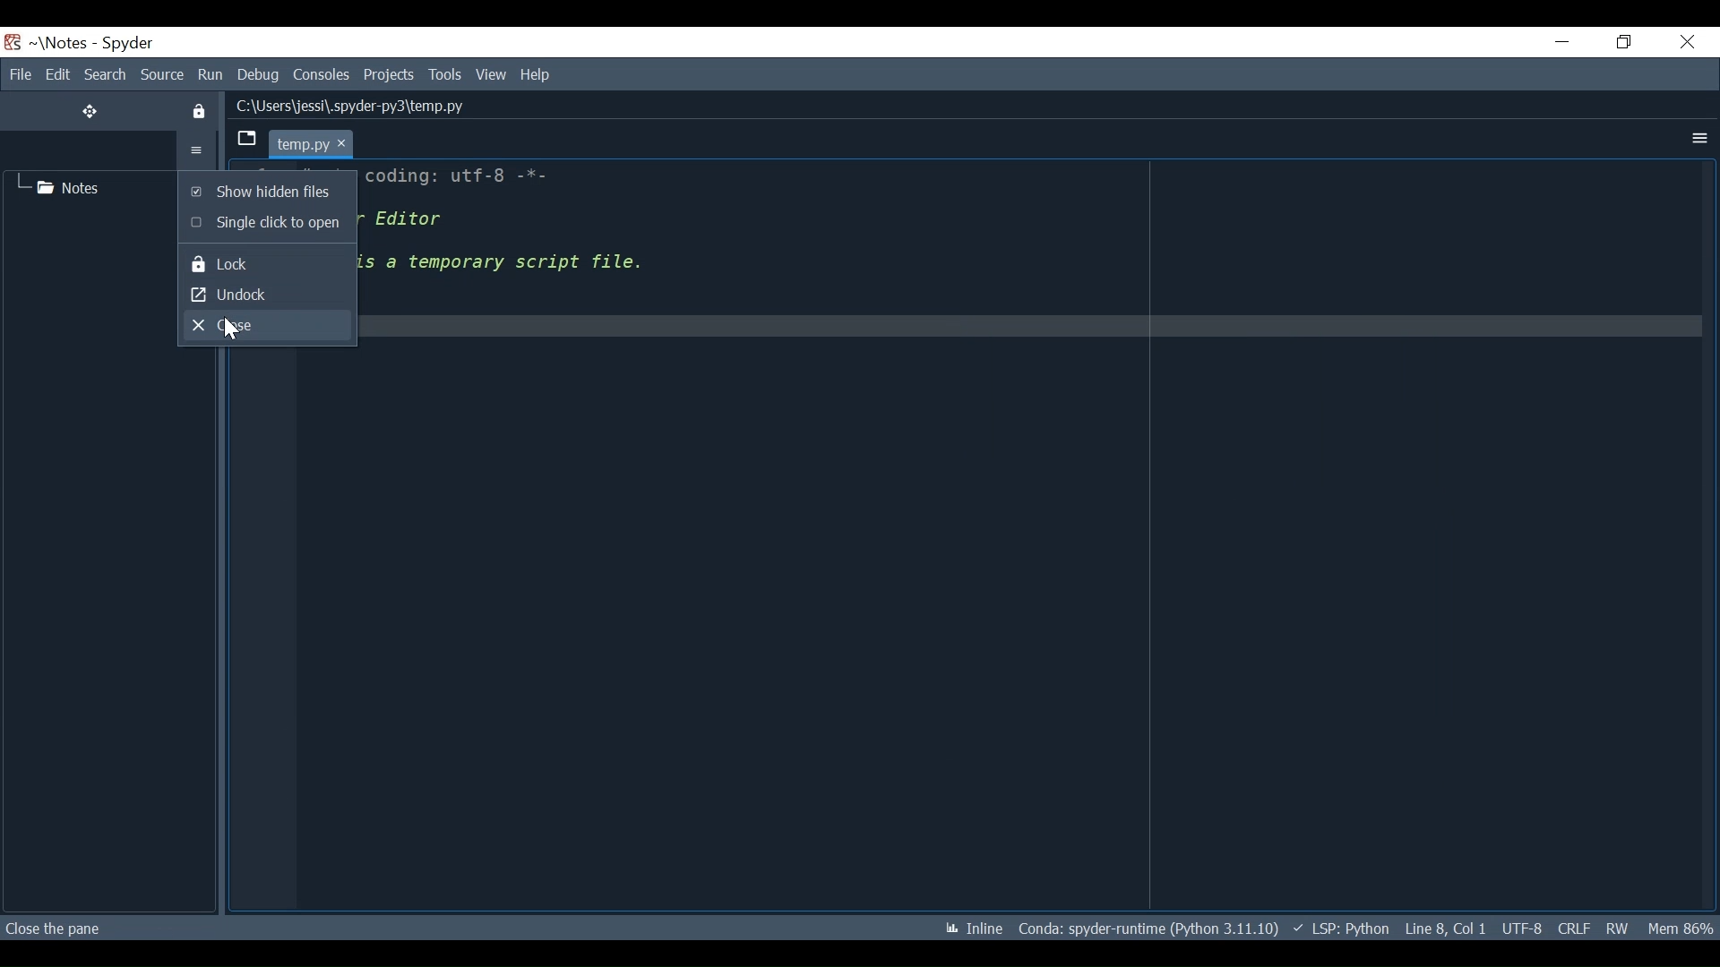 This screenshot has height=967, width=1720. Describe the element at coordinates (1571, 928) in the screenshot. I see `CRLF` at that location.